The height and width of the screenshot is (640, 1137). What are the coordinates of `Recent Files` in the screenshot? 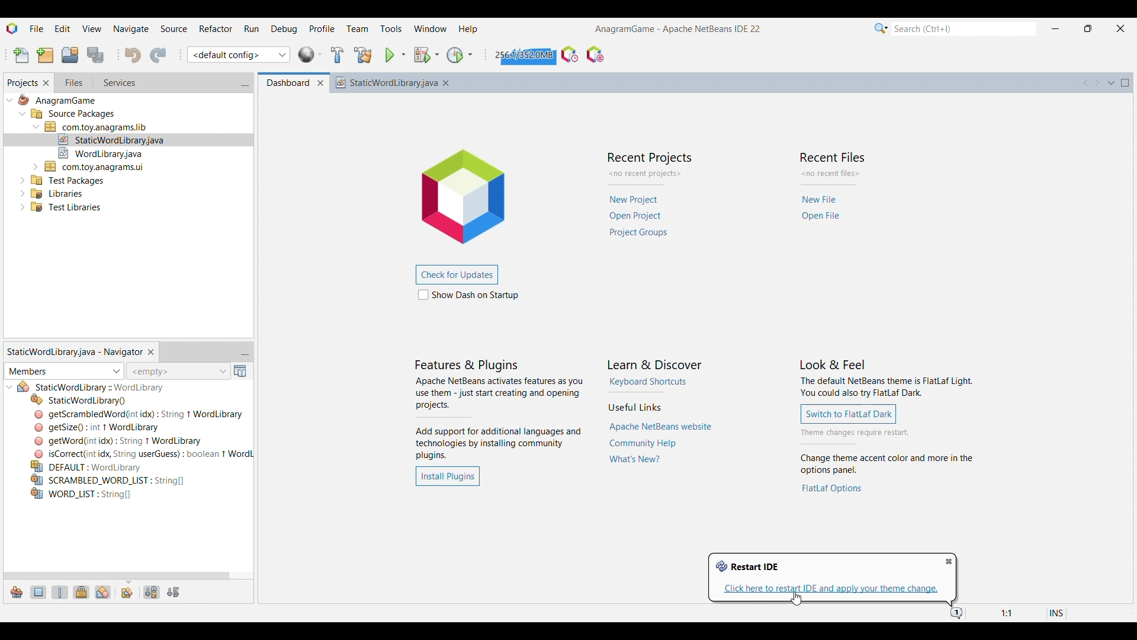 It's located at (834, 156).